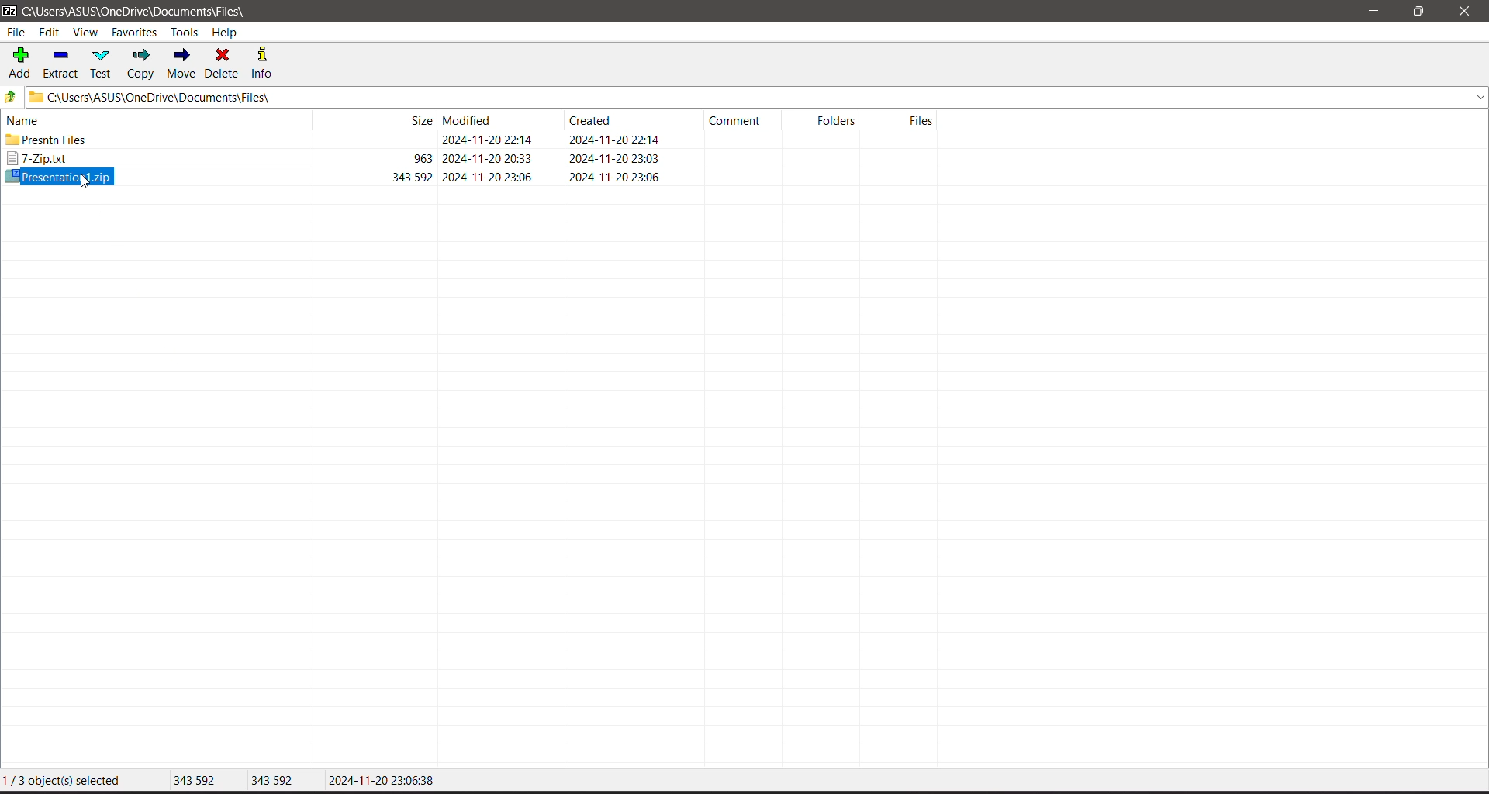 Image resolution: width=1489 pixels, height=794 pixels. What do you see at coordinates (65, 782) in the screenshot?
I see `1/3 object(s) selecte` at bounding box center [65, 782].